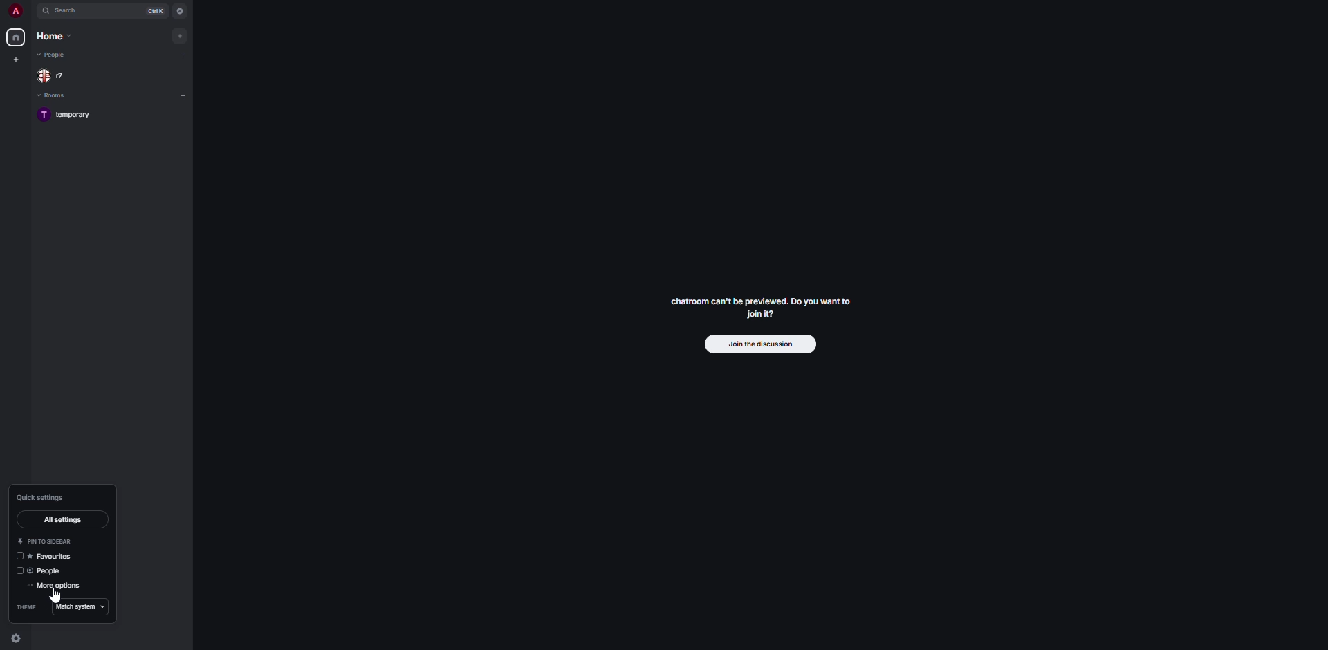 The height and width of the screenshot is (650, 1328). I want to click on more options, so click(52, 586).